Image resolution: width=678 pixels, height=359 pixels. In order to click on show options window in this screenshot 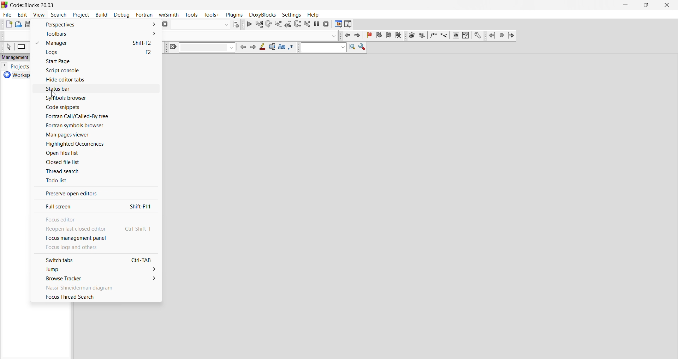, I will do `click(362, 48)`.